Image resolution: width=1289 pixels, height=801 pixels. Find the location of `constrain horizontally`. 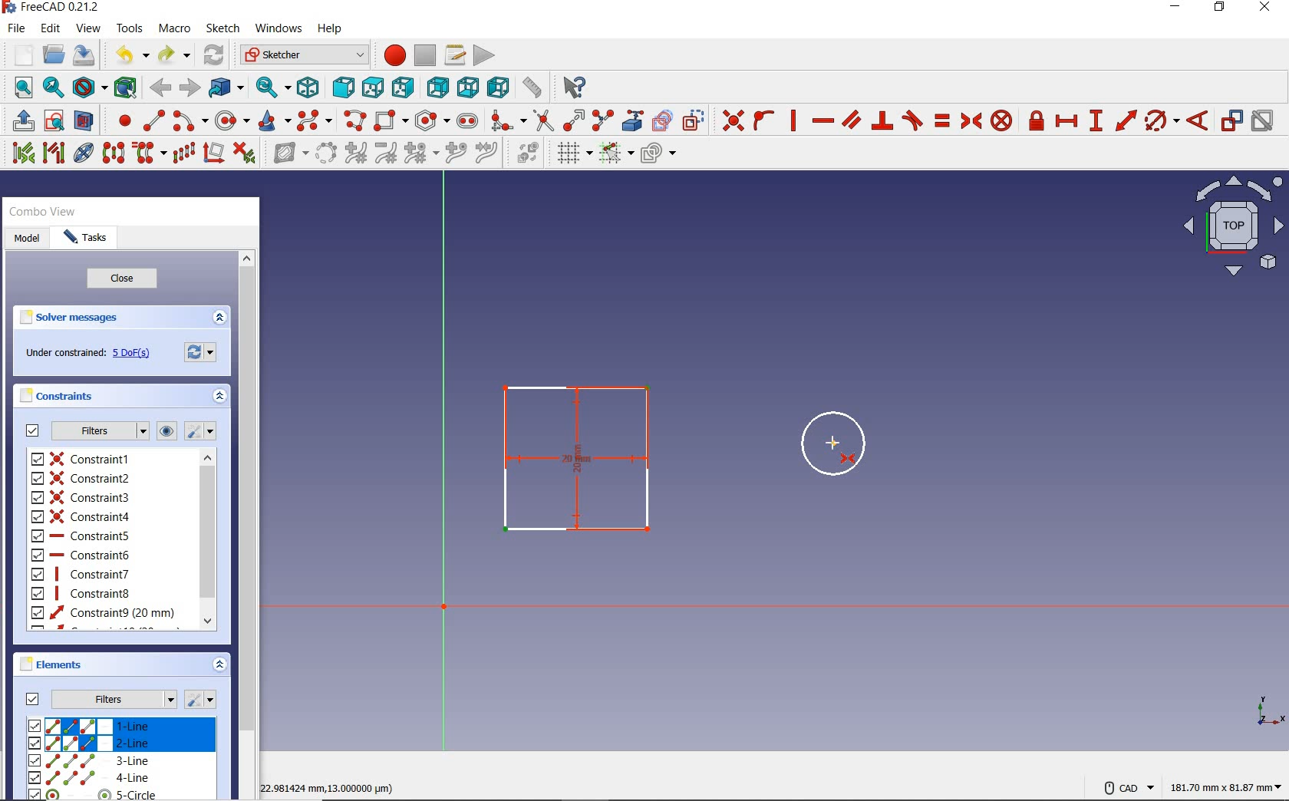

constrain horizontally is located at coordinates (824, 120).